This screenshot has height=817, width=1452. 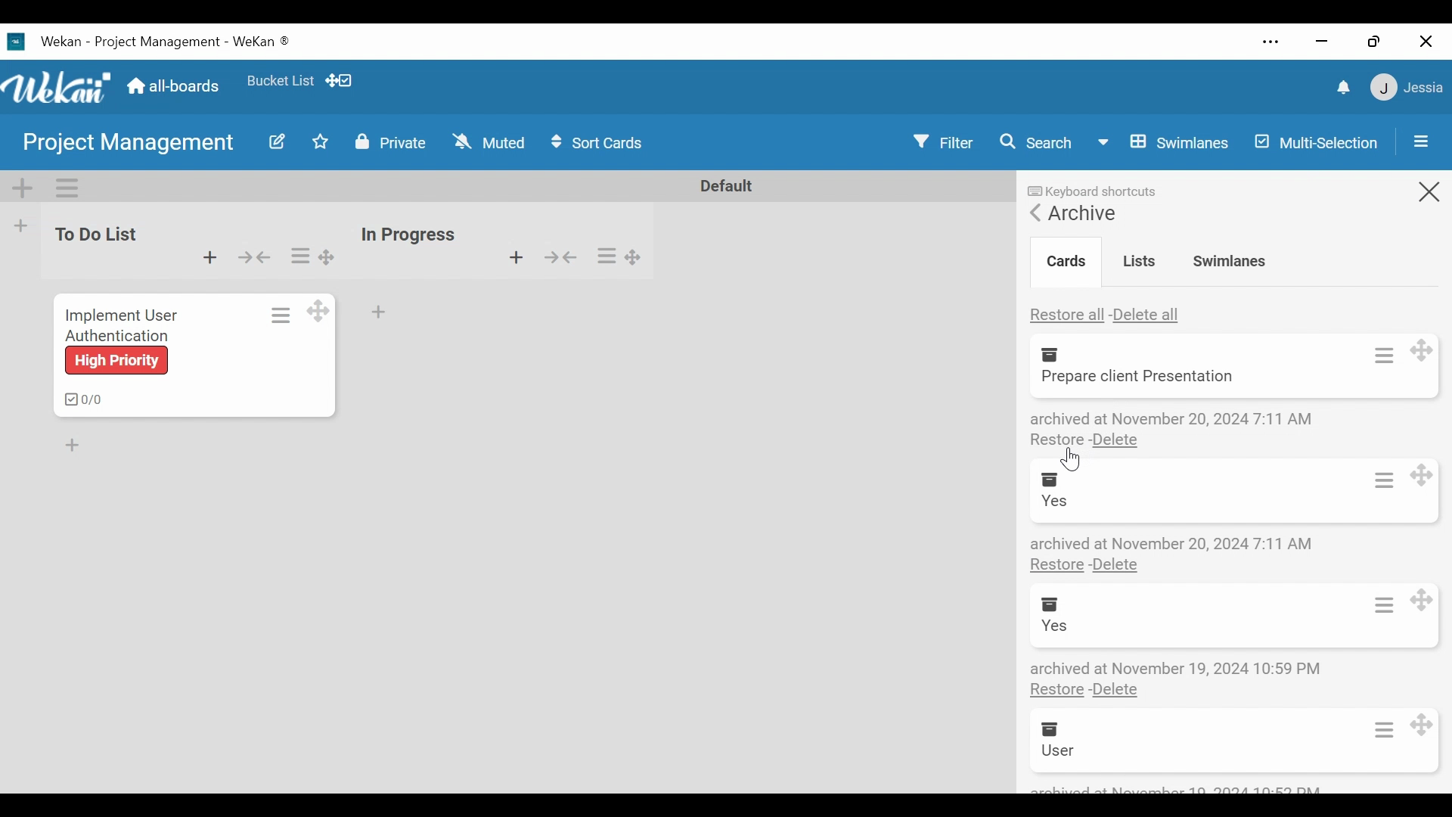 What do you see at coordinates (1058, 625) in the screenshot?
I see `user` at bounding box center [1058, 625].